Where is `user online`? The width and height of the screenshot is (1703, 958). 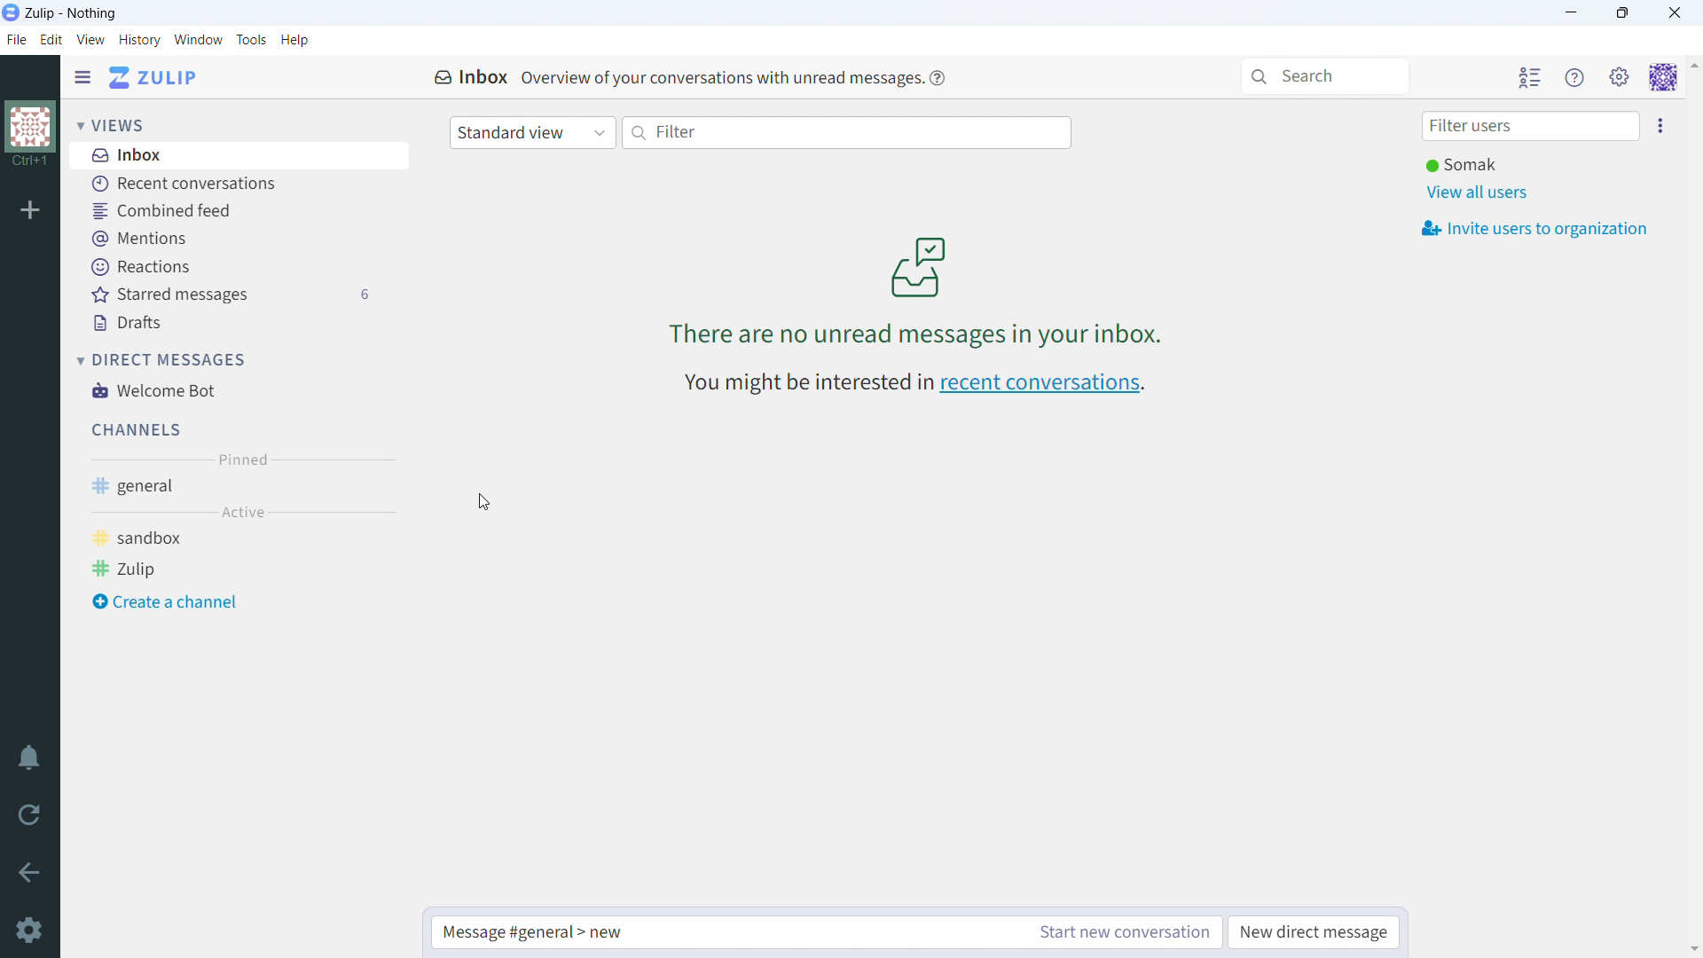 user online is located at coordinates (1461, 165).